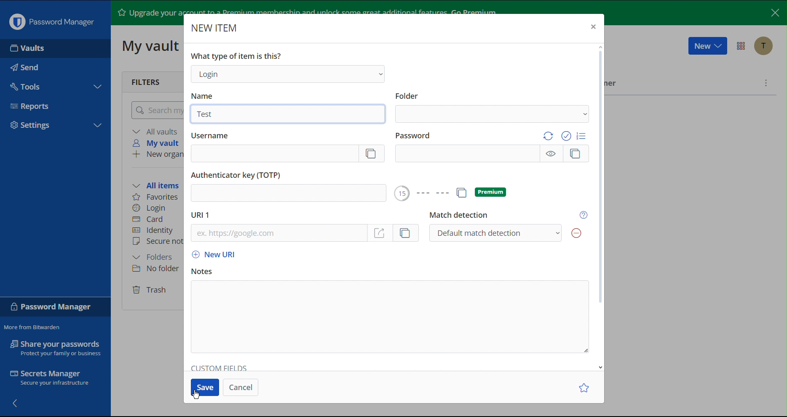  What do you see at coordinates (289, 75) in the screenshot?
I see `Login` at bounding box center [289, 75].